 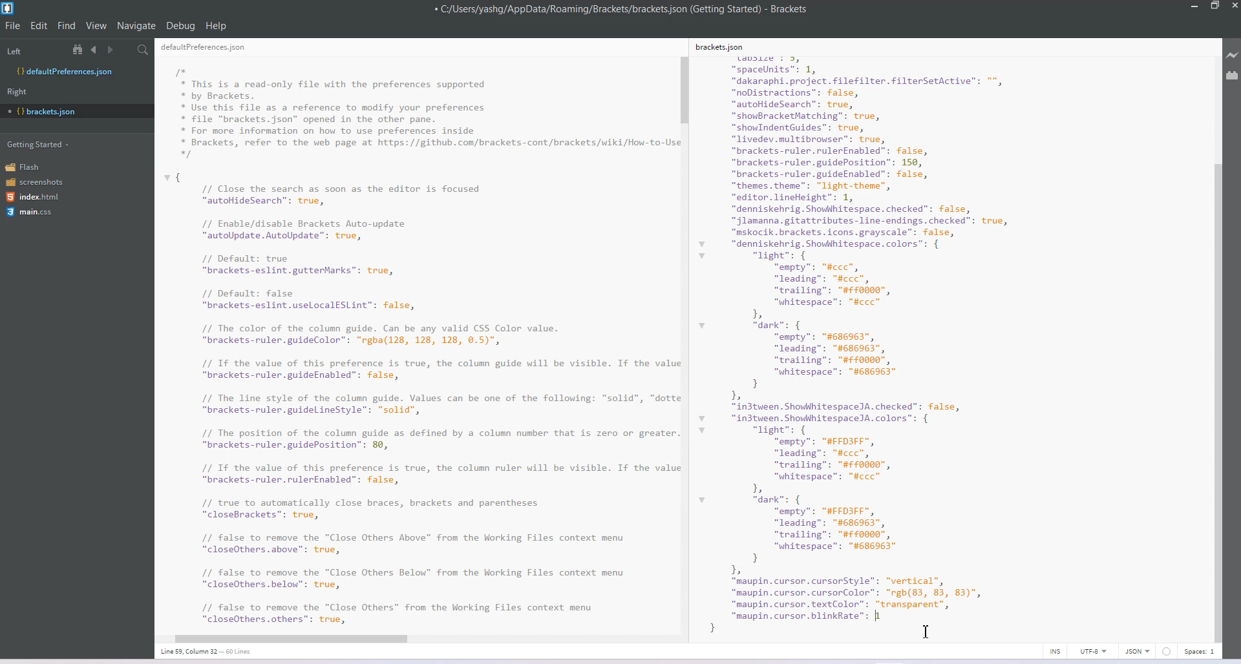 I want to click on Find, so click(x=67, y=25).